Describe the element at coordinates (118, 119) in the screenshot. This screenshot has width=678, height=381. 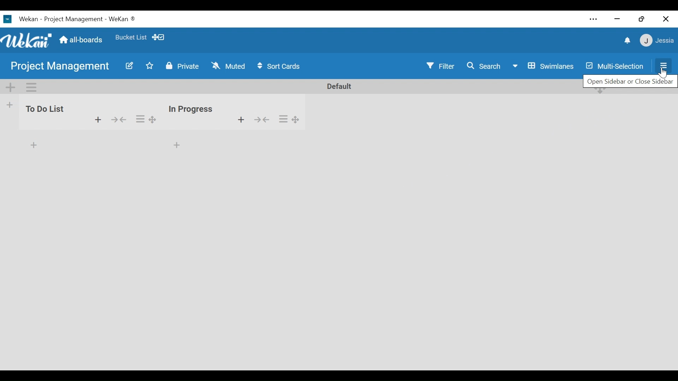
I see `hide/show` at that location.